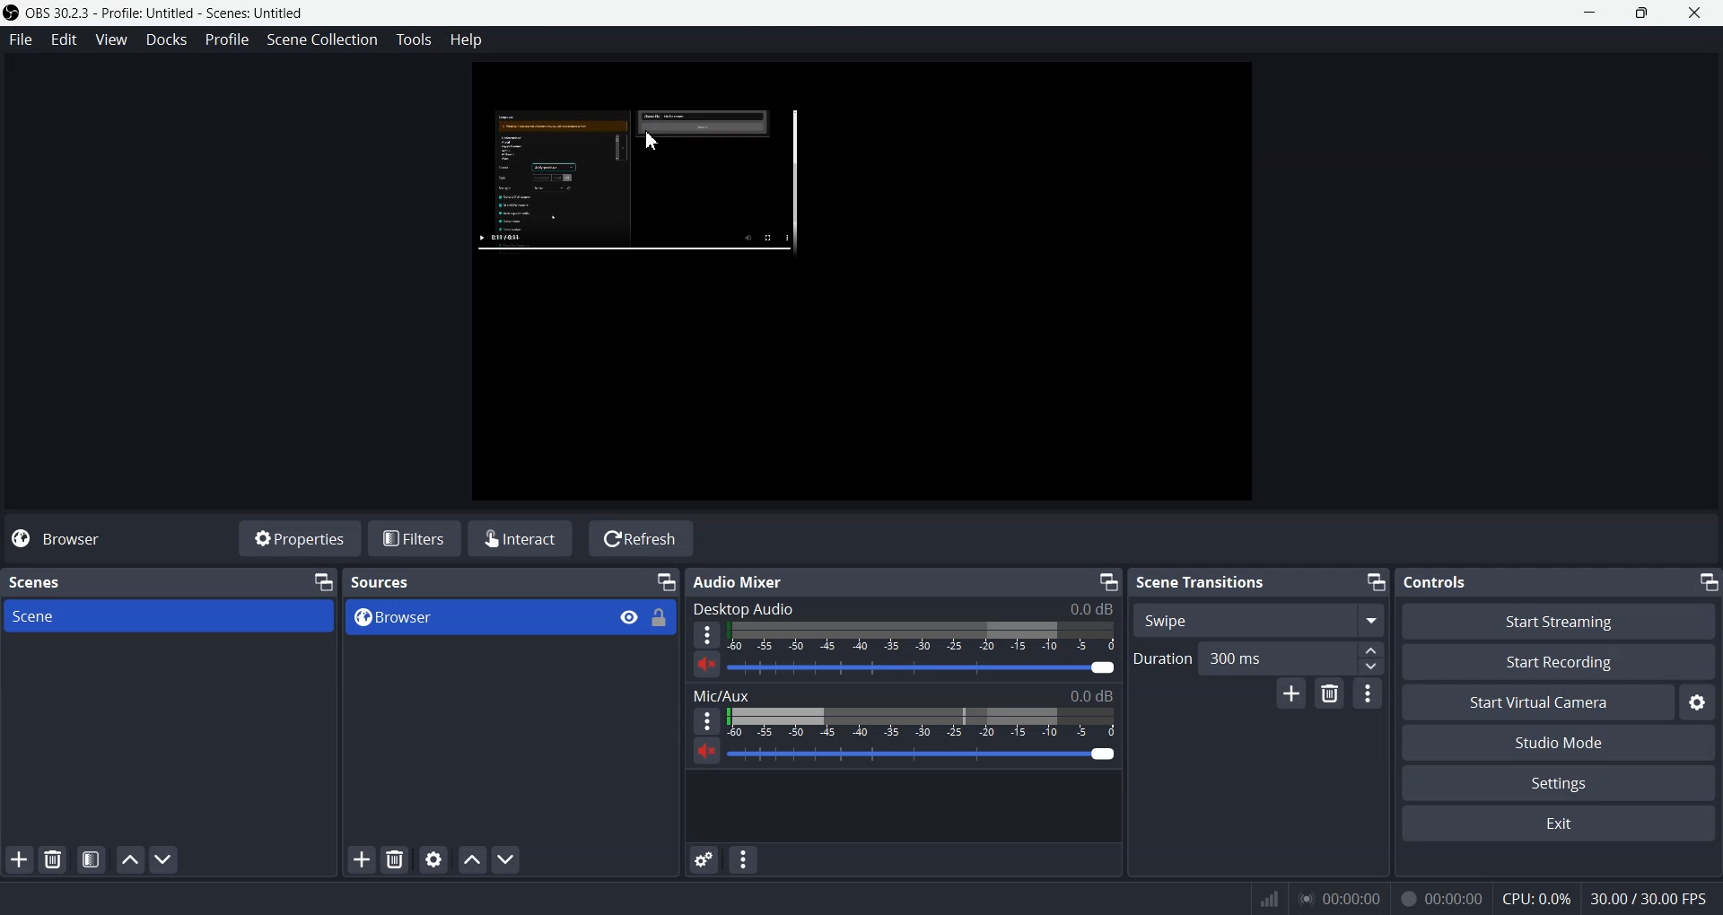  Describe the element at coordinates (1369, 696) in the screenshot. I see `Transition properties` at that location.